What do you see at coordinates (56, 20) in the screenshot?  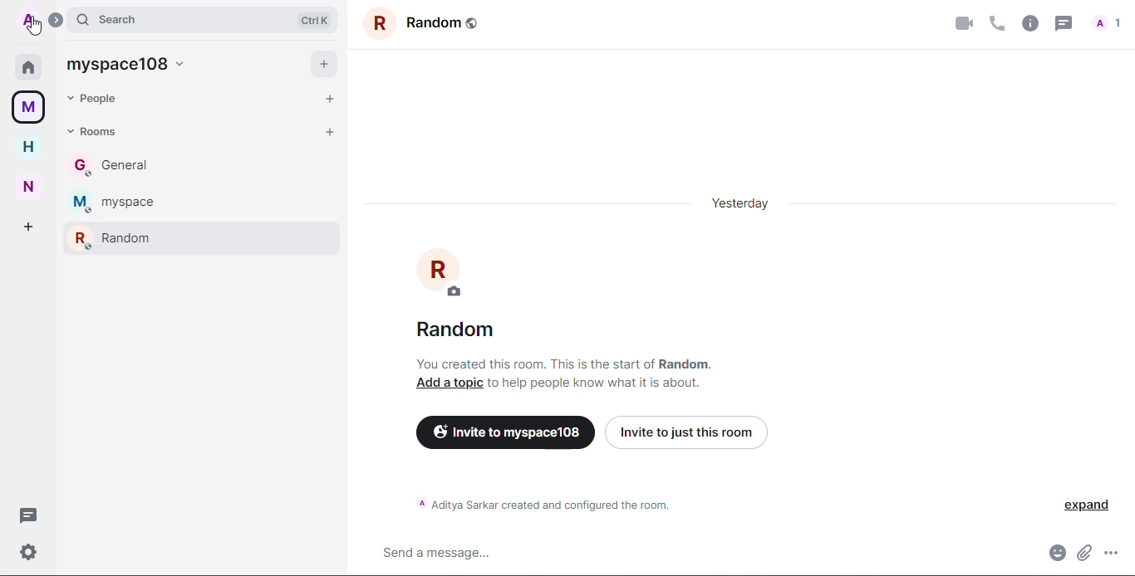 I see `expand` at bounding box center [56, 20].